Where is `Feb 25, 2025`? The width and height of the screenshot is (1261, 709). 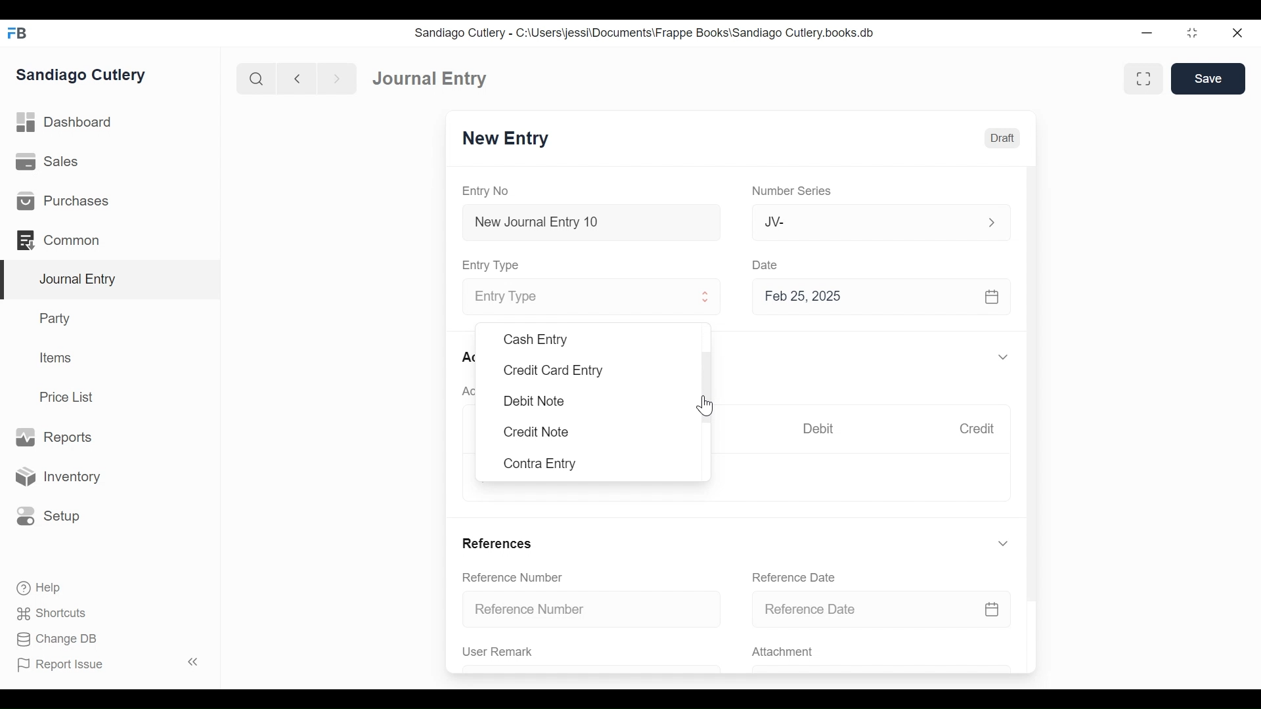 Feb 25, 2025 is located at coordinates (883, 299).